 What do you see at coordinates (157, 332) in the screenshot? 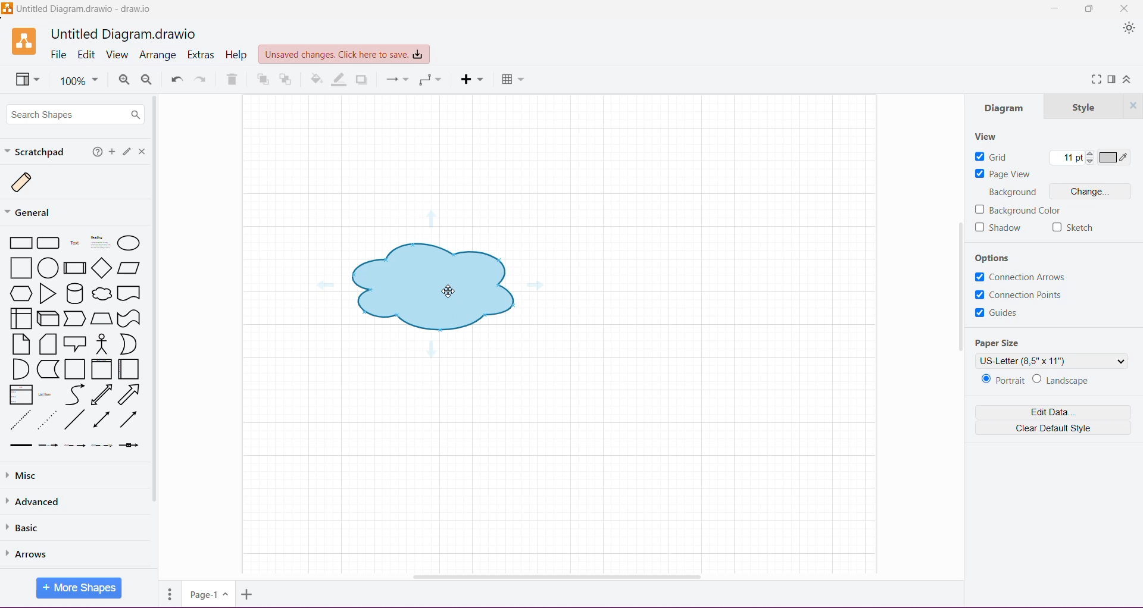
I see `Vertical Scroll Bar` at bounding box center [157, 332].